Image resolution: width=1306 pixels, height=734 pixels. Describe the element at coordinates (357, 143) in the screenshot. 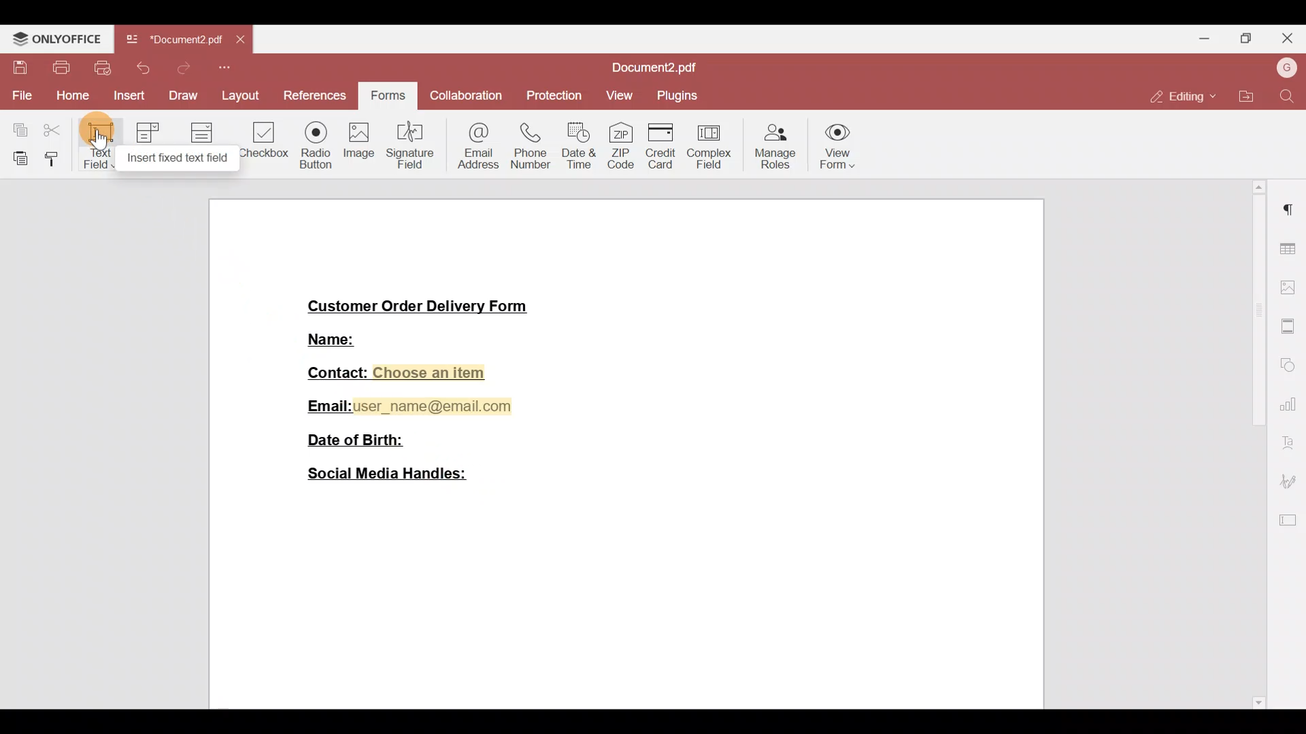

I see `Image` at that location.